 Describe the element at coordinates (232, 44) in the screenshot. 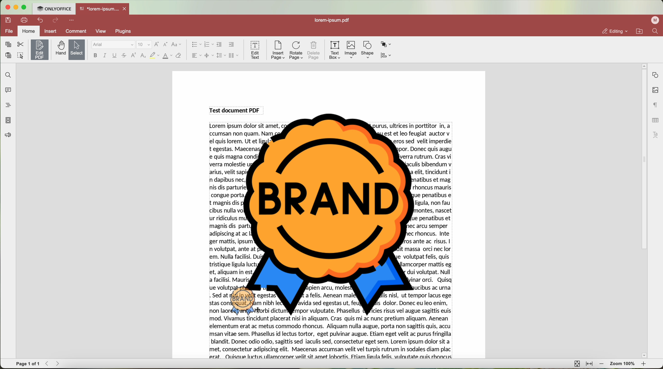

I see `increase indent` at that location.